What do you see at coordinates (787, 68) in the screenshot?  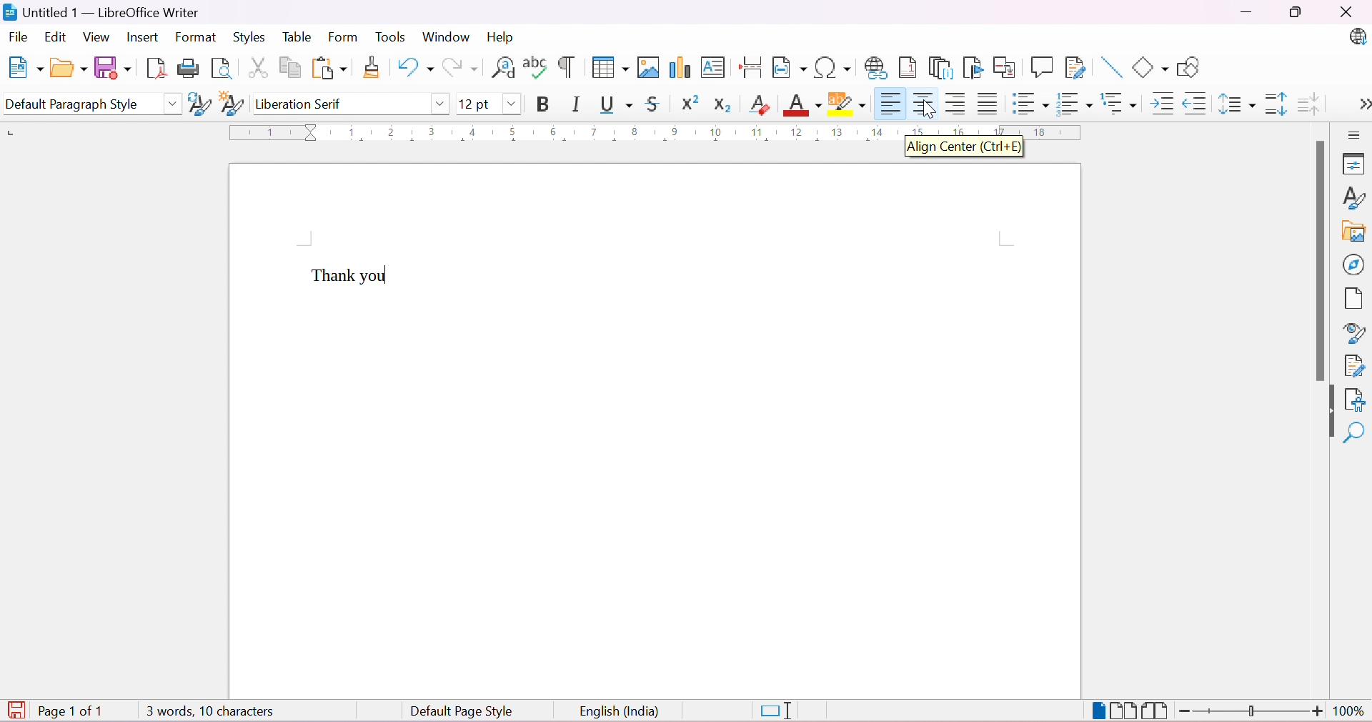 I see `Insert Field` at bounding box center [787, 68].